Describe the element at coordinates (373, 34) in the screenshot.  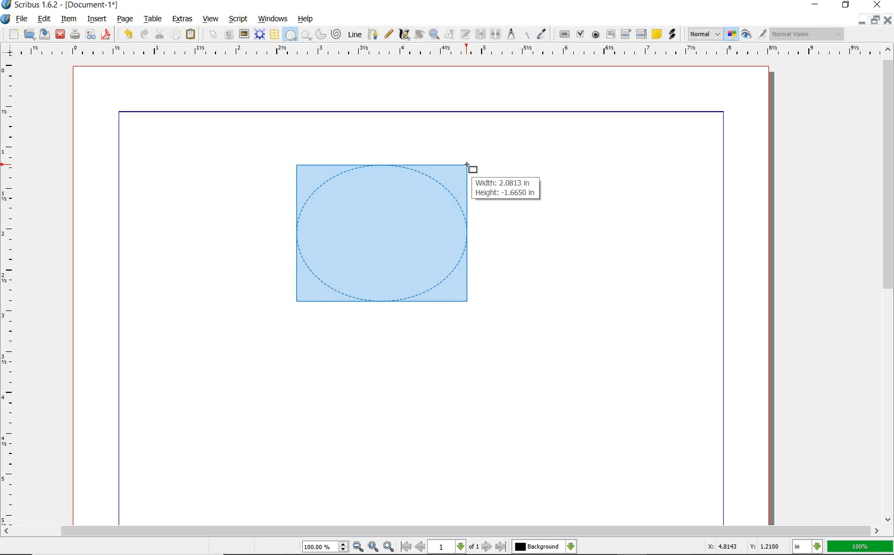
I see `BEZIER CURVE` at that location.